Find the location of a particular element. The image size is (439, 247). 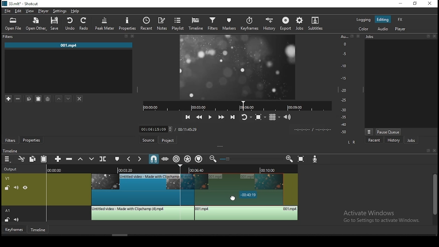

filters is located at coordinates (10, 140).